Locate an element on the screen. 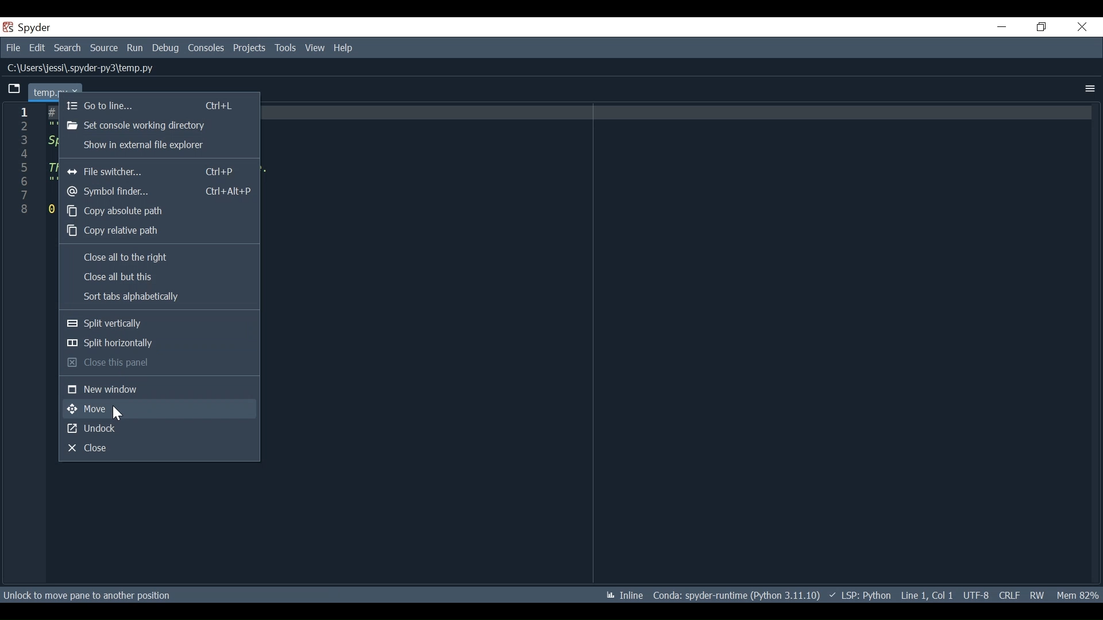 The height and width of the screenshot is (620, 1103). Undock is located at coordinates (159, 429).